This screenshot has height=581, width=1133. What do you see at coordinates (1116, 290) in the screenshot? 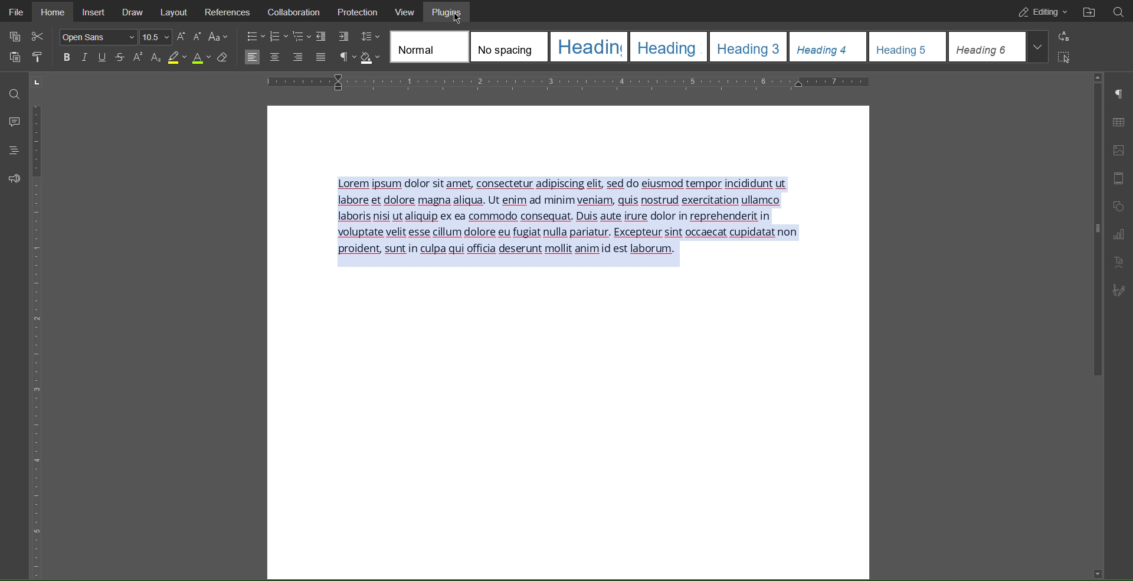
I see `Signature` at bounding box center [1116, 290].